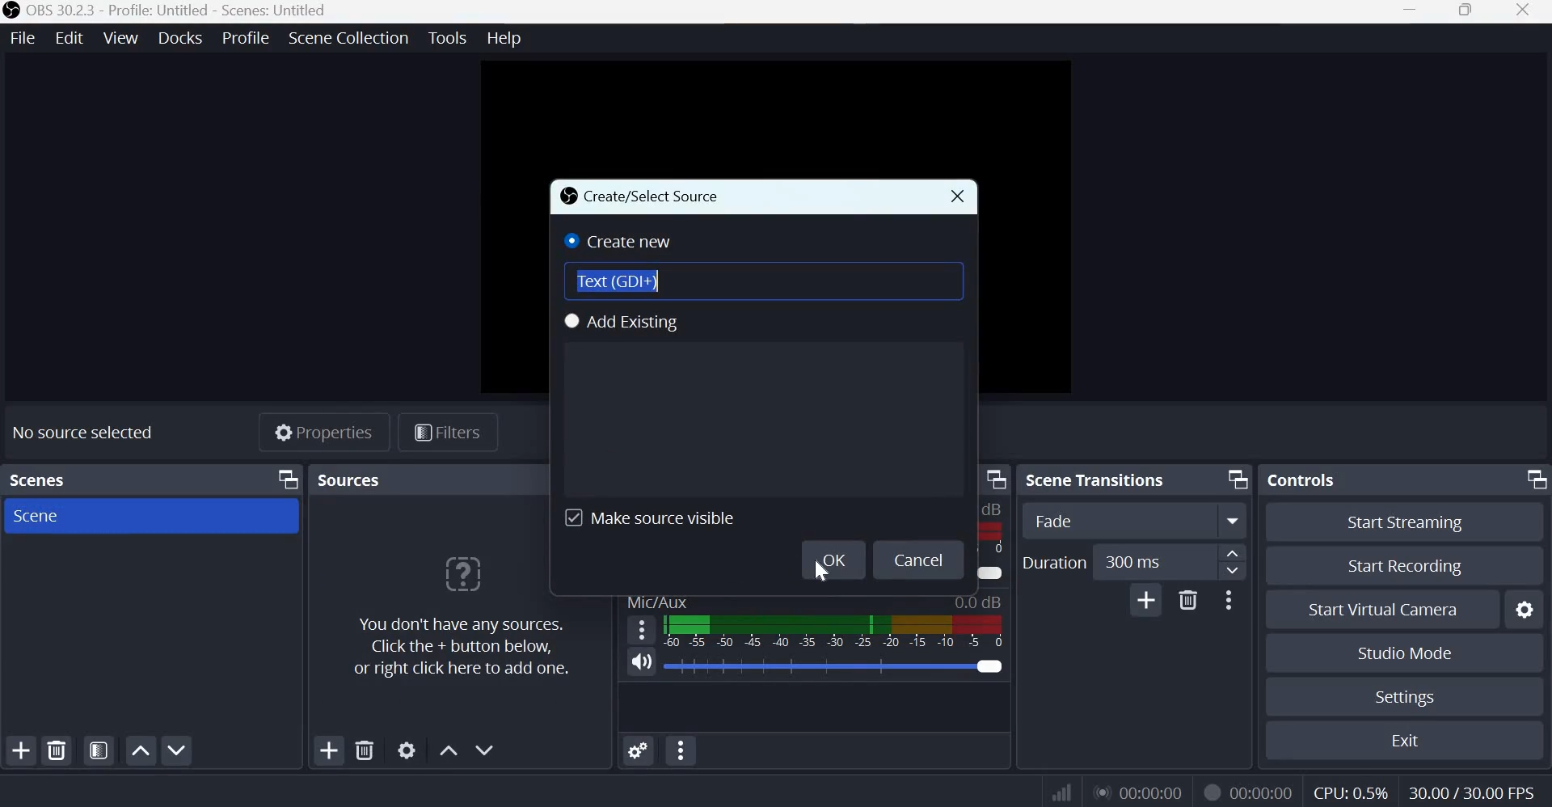 Image resolution: width=1552 pixels, height=807 pixels. What do you see at coordinates (1136, 792) in the screenshot?
I see `00:00:00` at bounding box center [1136, 792].